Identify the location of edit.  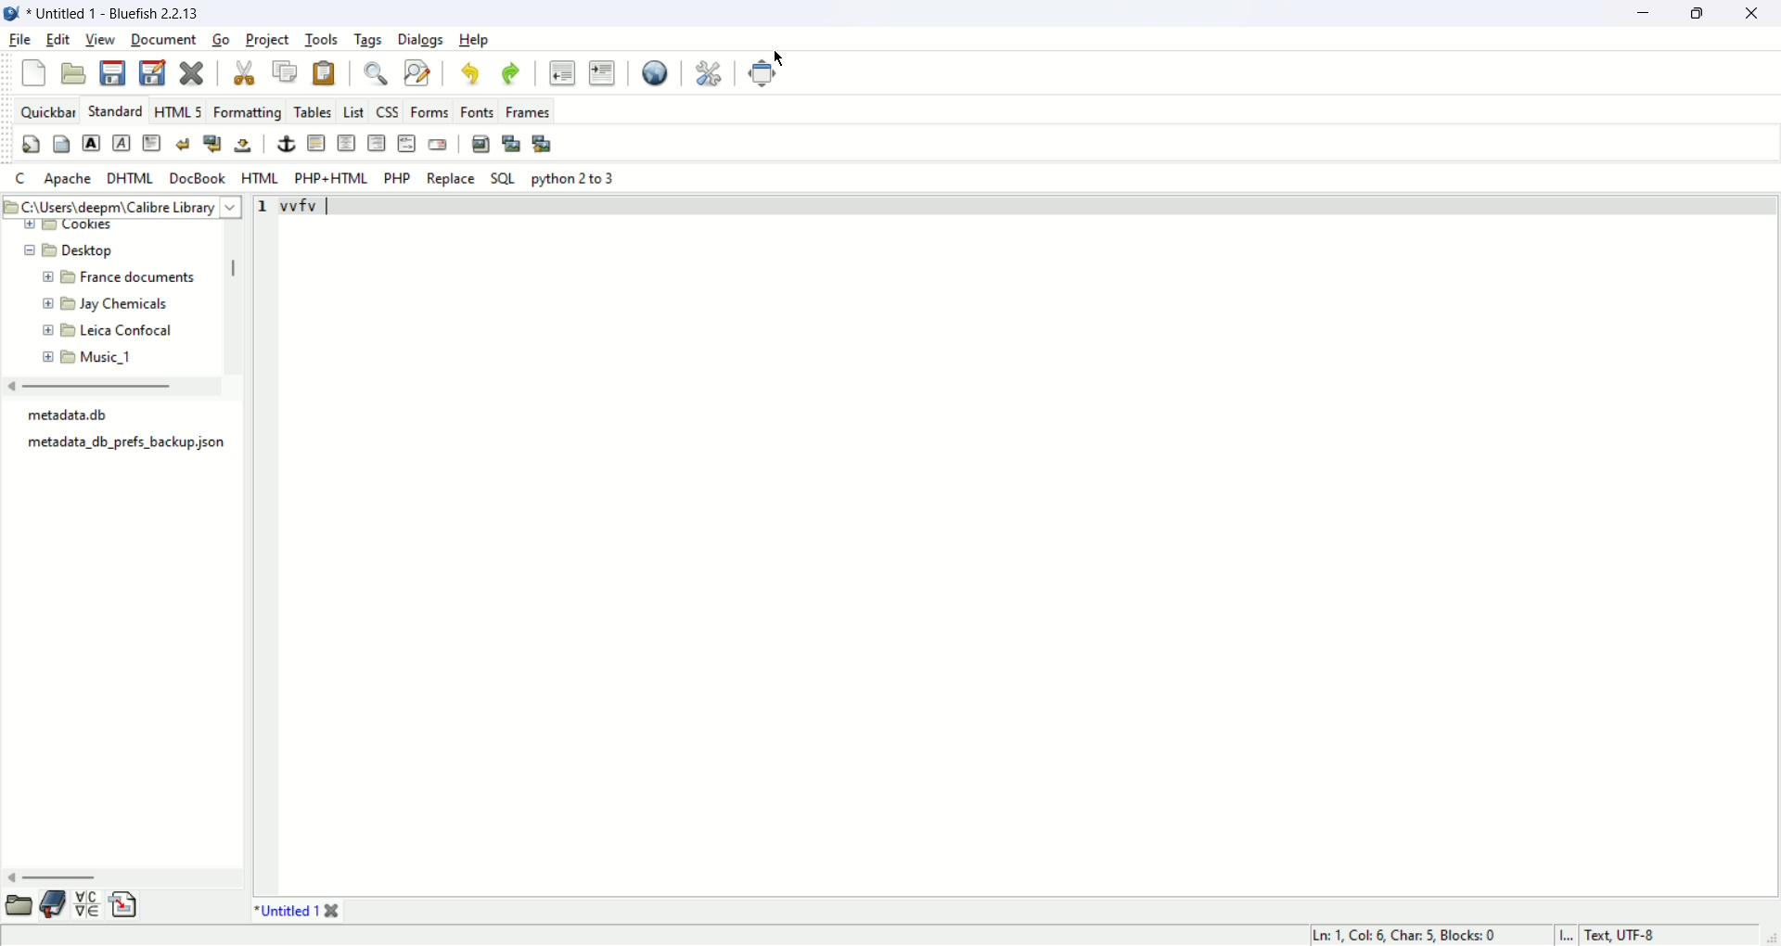
(58, 40).